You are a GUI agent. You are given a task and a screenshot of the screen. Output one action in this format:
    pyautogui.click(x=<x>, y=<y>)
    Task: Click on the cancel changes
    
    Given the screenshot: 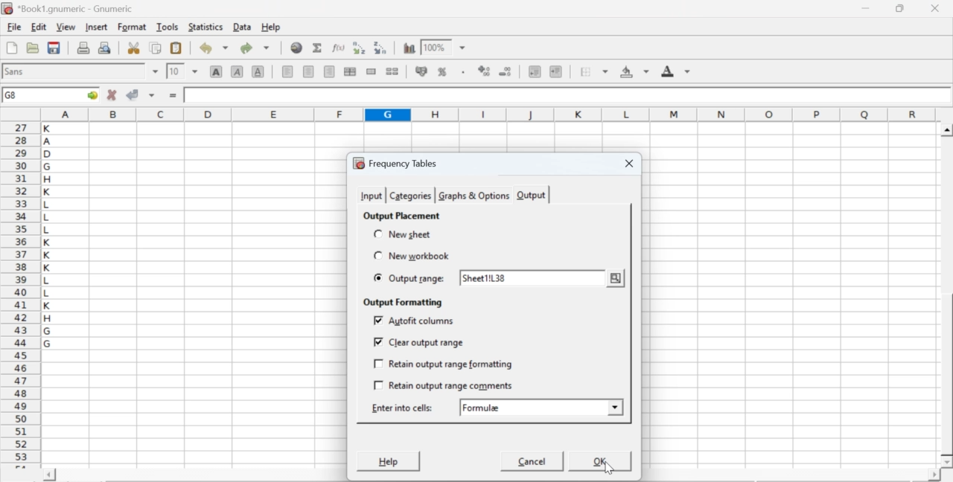 What is the action you would take?
    pyautogui.click(x=112, y=94)
    